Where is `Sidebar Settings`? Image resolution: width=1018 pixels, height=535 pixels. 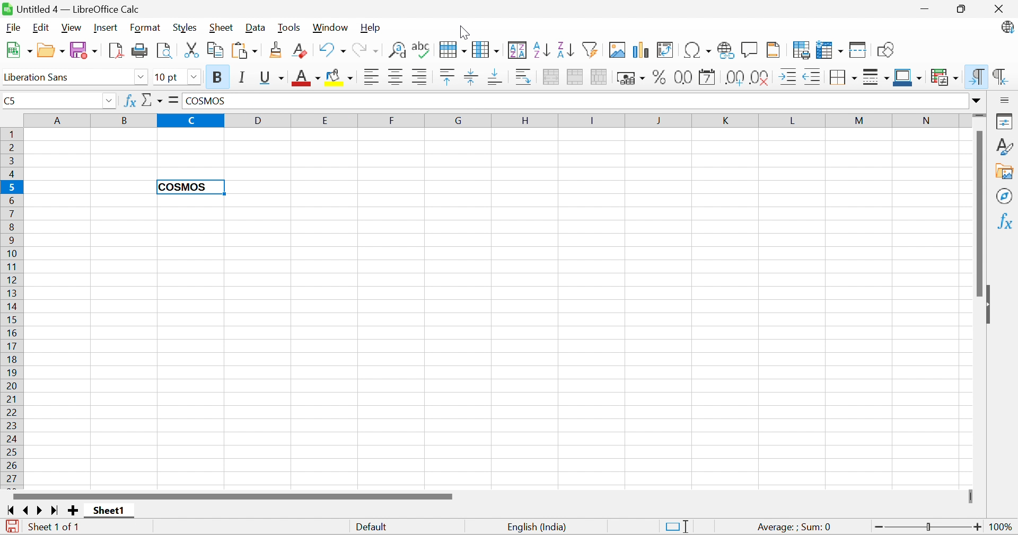 Sidebar Settings is located at coordinates (1006, 100).